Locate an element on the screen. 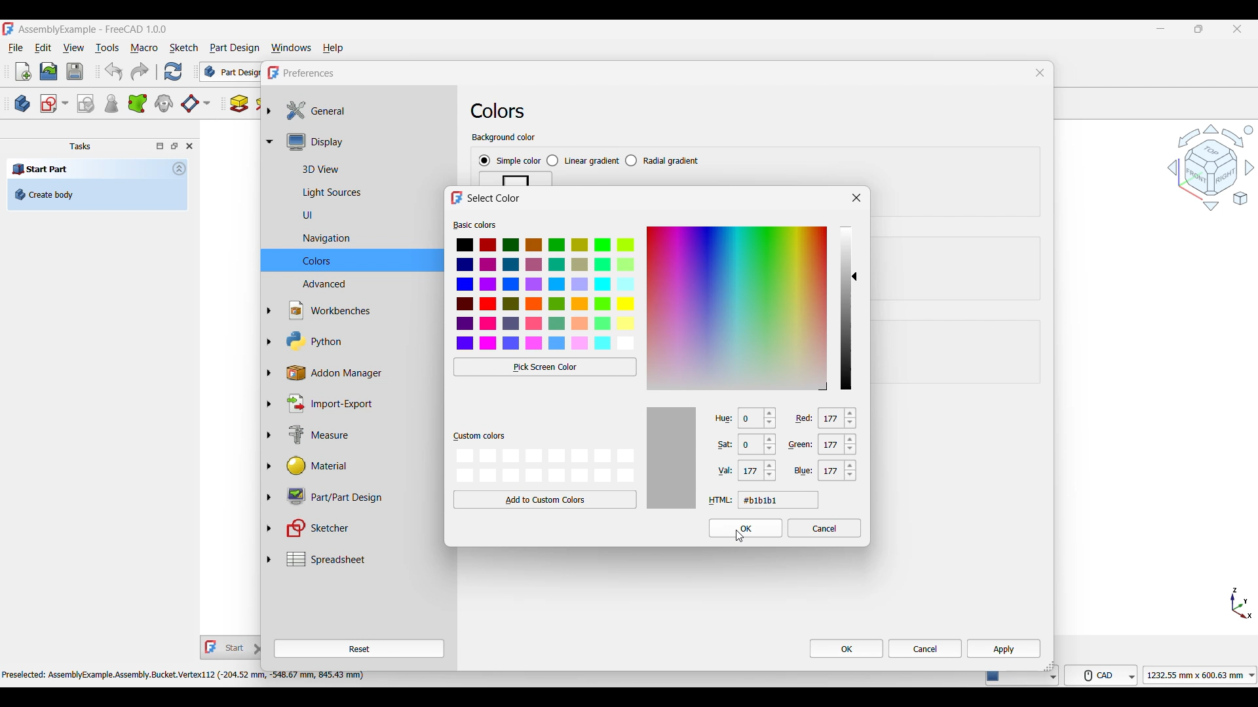 Image resolution: width=1258 pixels, height=707 pixels. Tools menu is located at coordinates (107, 48).